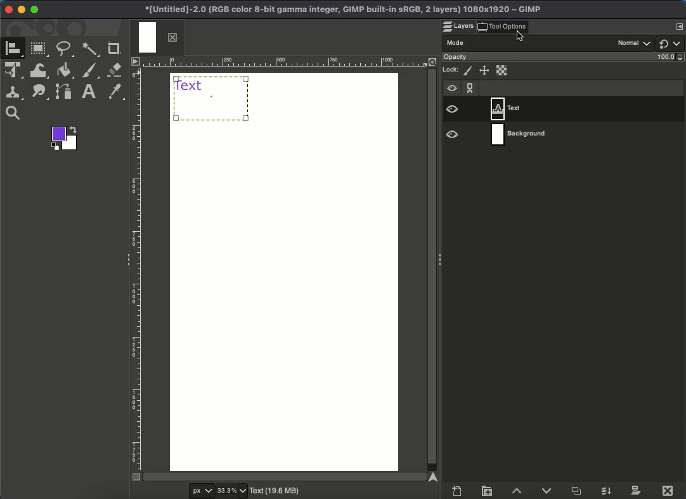 The height and width of the screenshot is (499, 686). Describe the element at coordinates (635, 42) in the screenshot. I see `Normal` at that location.